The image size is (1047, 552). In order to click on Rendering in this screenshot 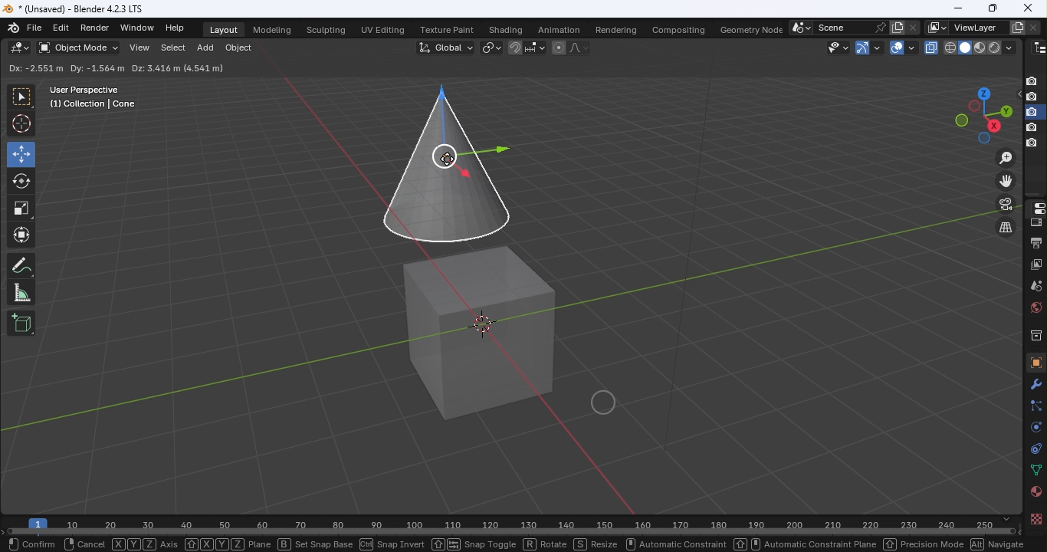, I will do `click(612, 28)`.